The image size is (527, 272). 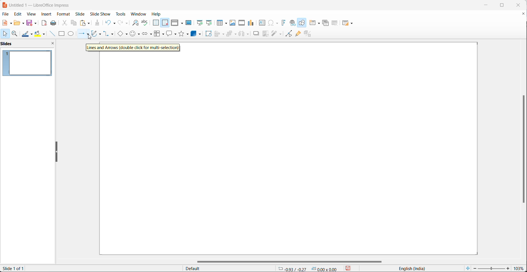 I want to click on print, so click(x=53, y=22).